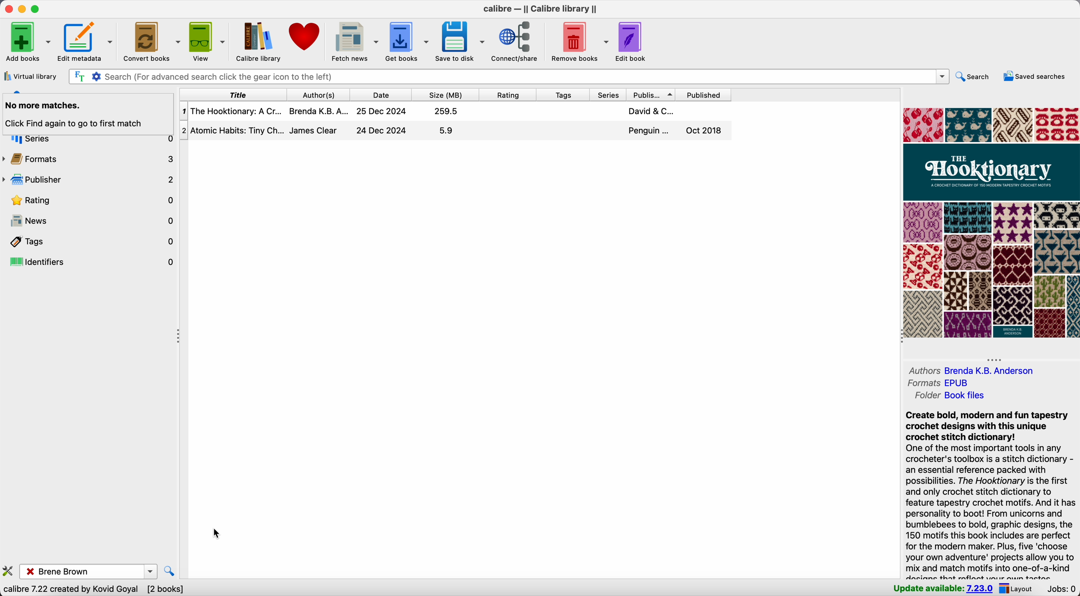 The width and height of the screenshot is (1080, 596). I want to click on Calibre, so click(543, 9).